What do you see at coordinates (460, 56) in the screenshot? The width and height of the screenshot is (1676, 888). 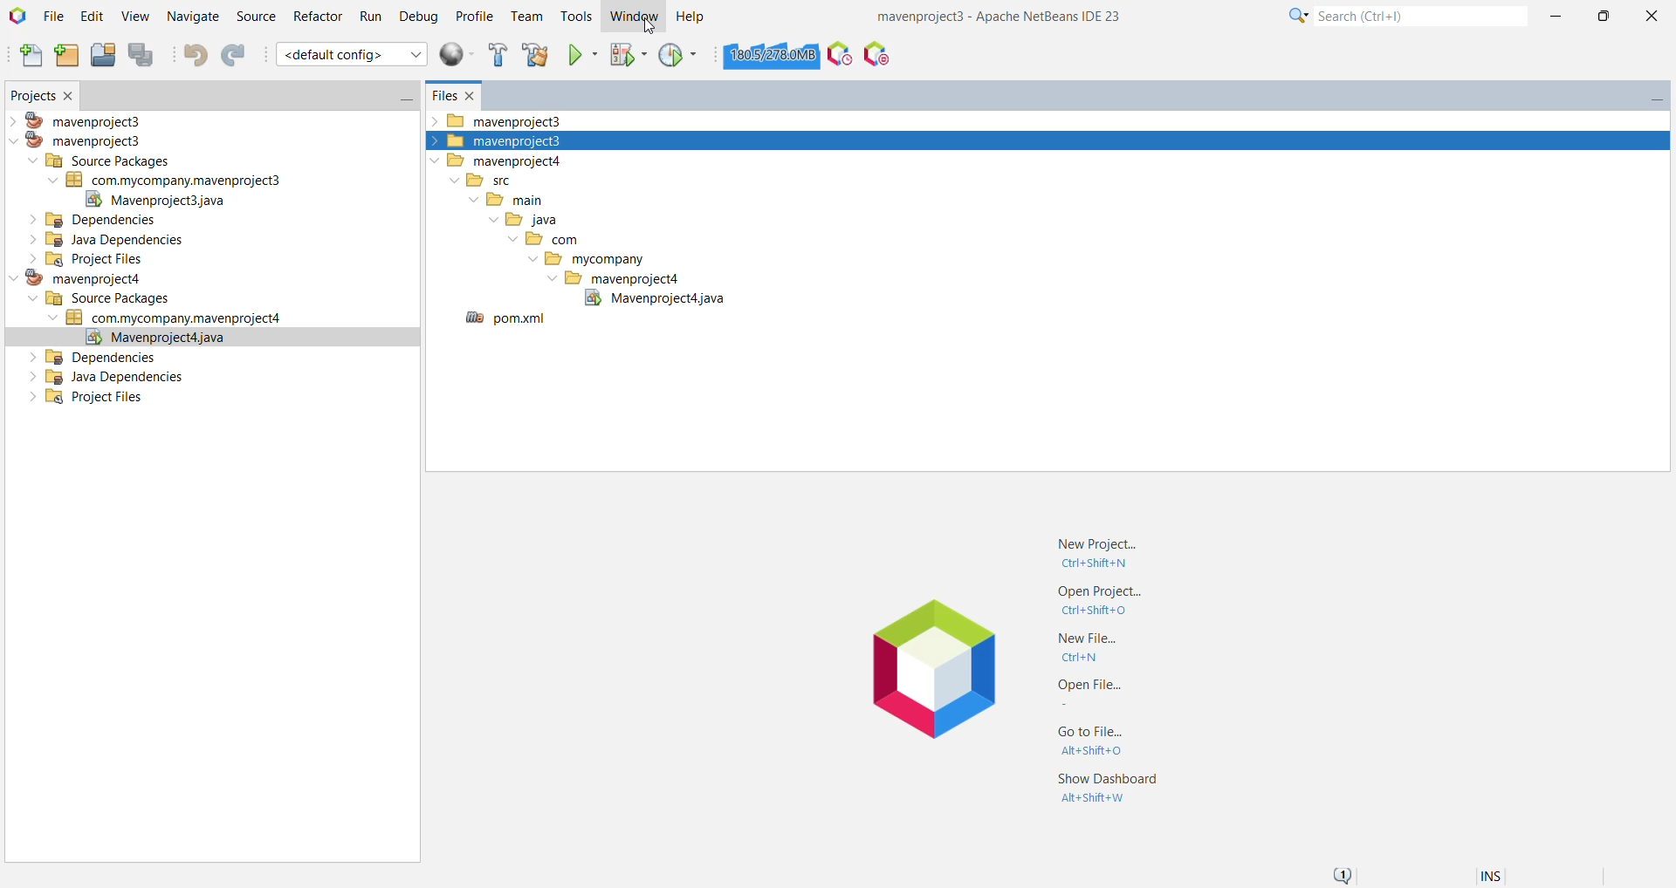 I see `` at bounding box center [460, 56].